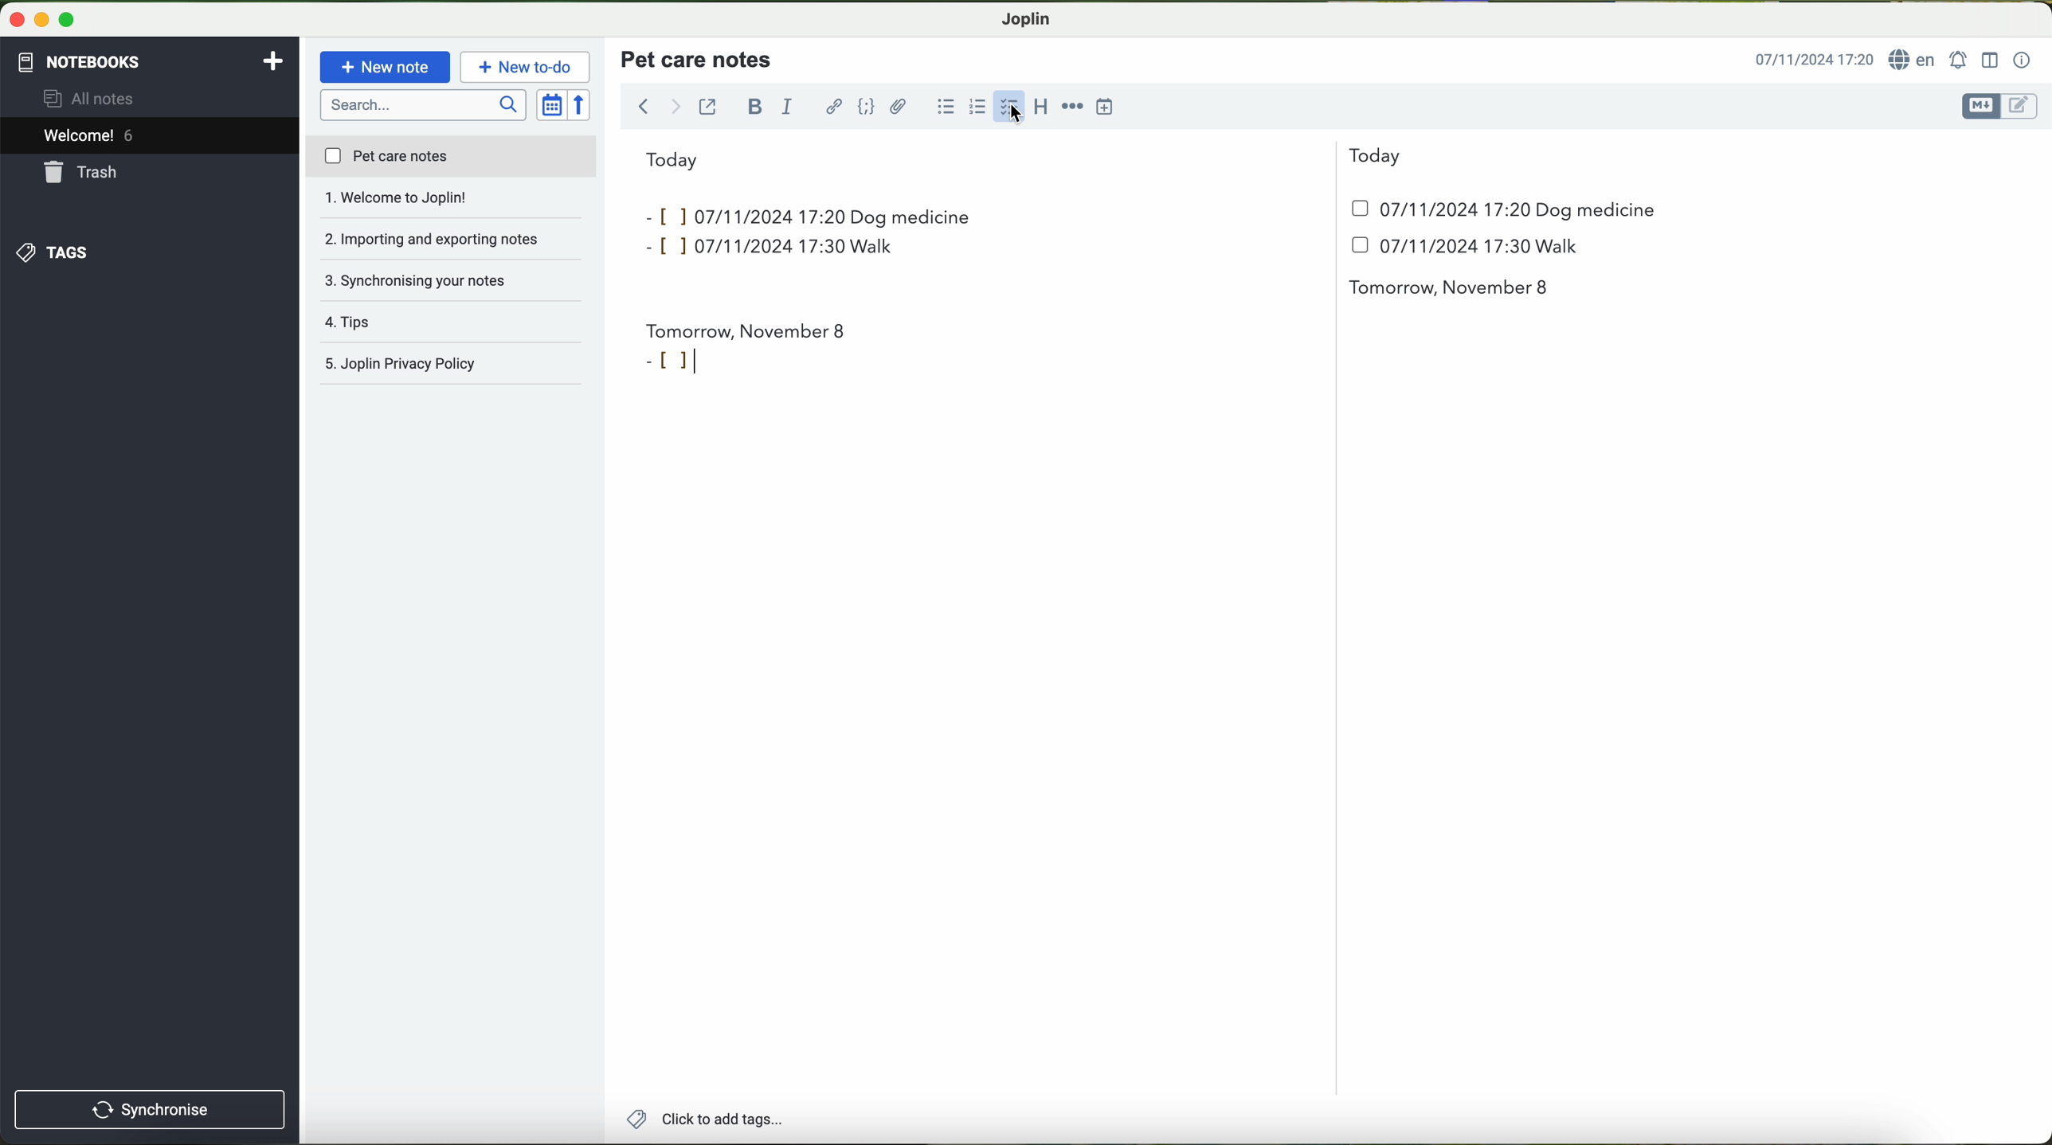 This screenshot has height=1145, width=2052. I want to click on synchronising your notes, so click(452, 240).